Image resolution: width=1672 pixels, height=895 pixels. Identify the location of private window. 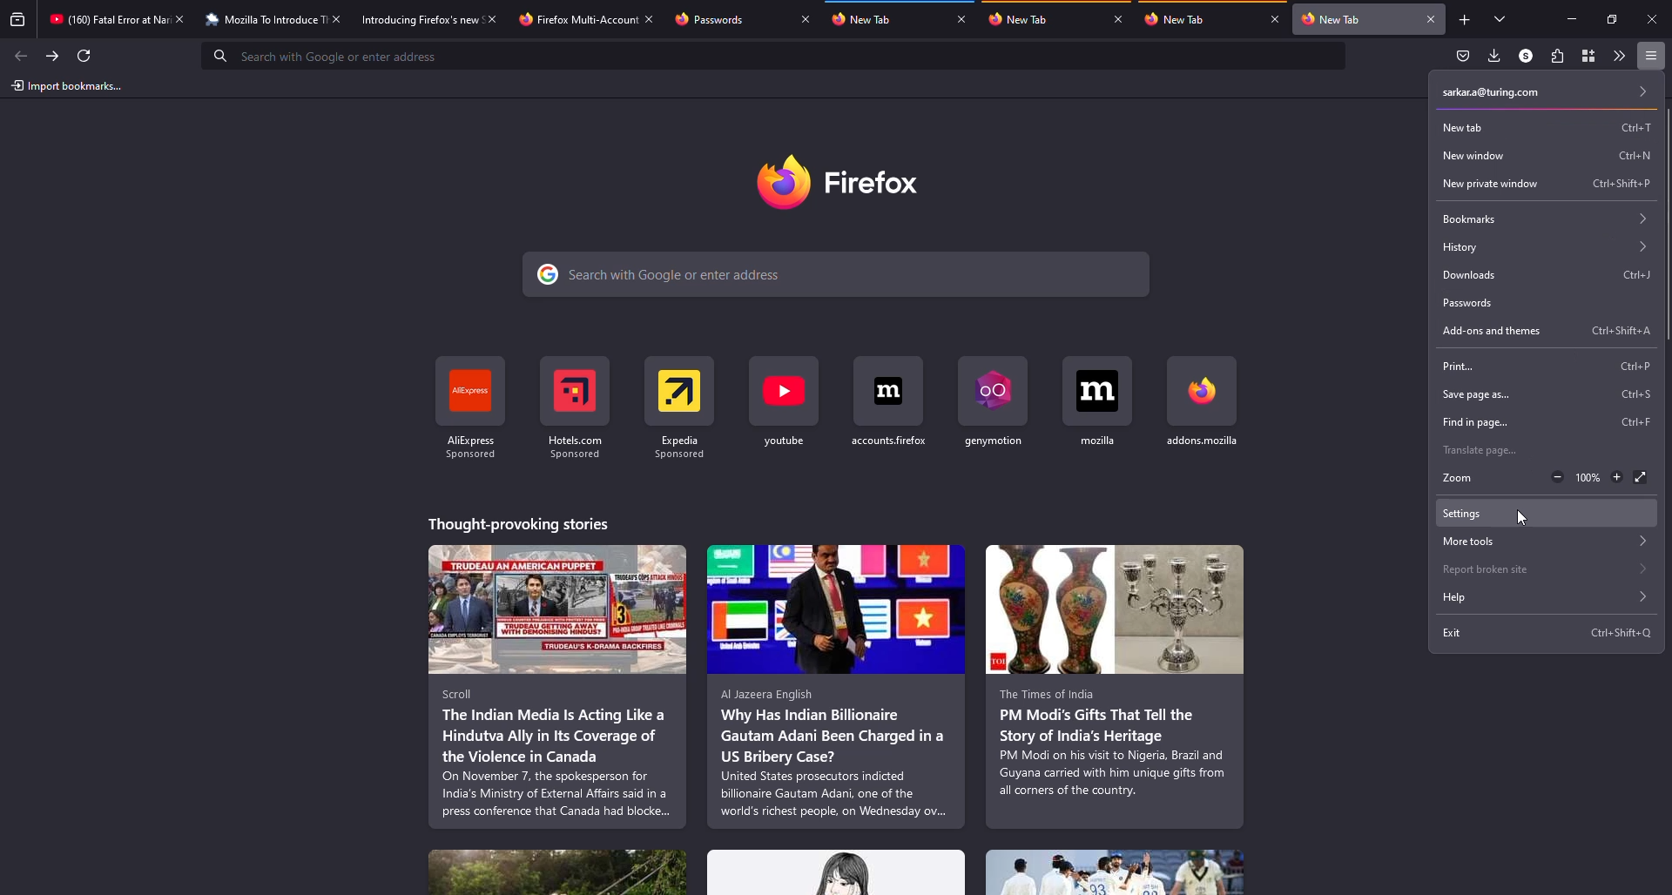
(1545, 184).